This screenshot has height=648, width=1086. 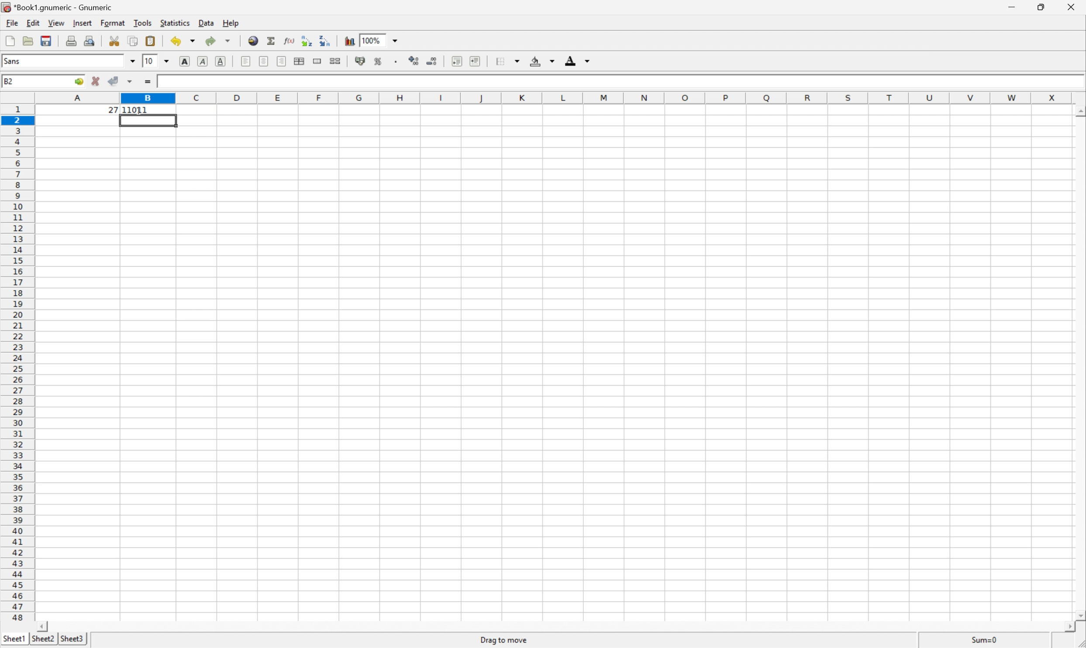 I want to click on Drop Down, so click(x=133, y=62).